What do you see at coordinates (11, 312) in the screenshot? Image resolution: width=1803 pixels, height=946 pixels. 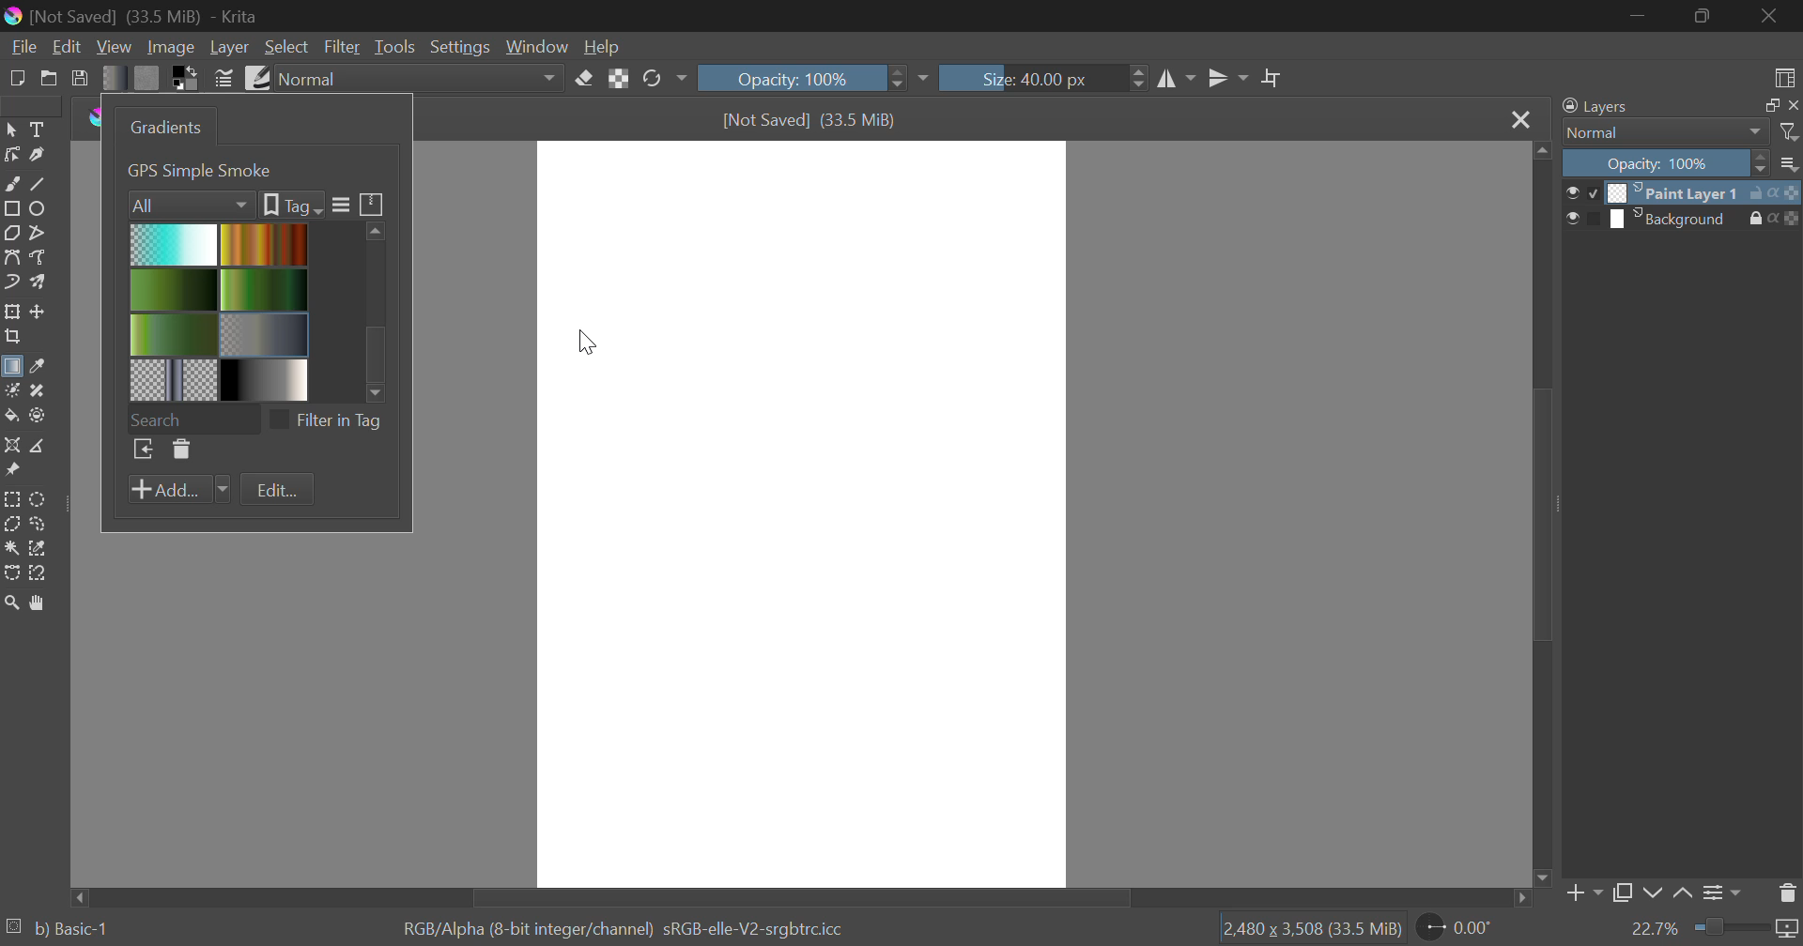 I see `Transform Layer` at bounding box center [11, 312].